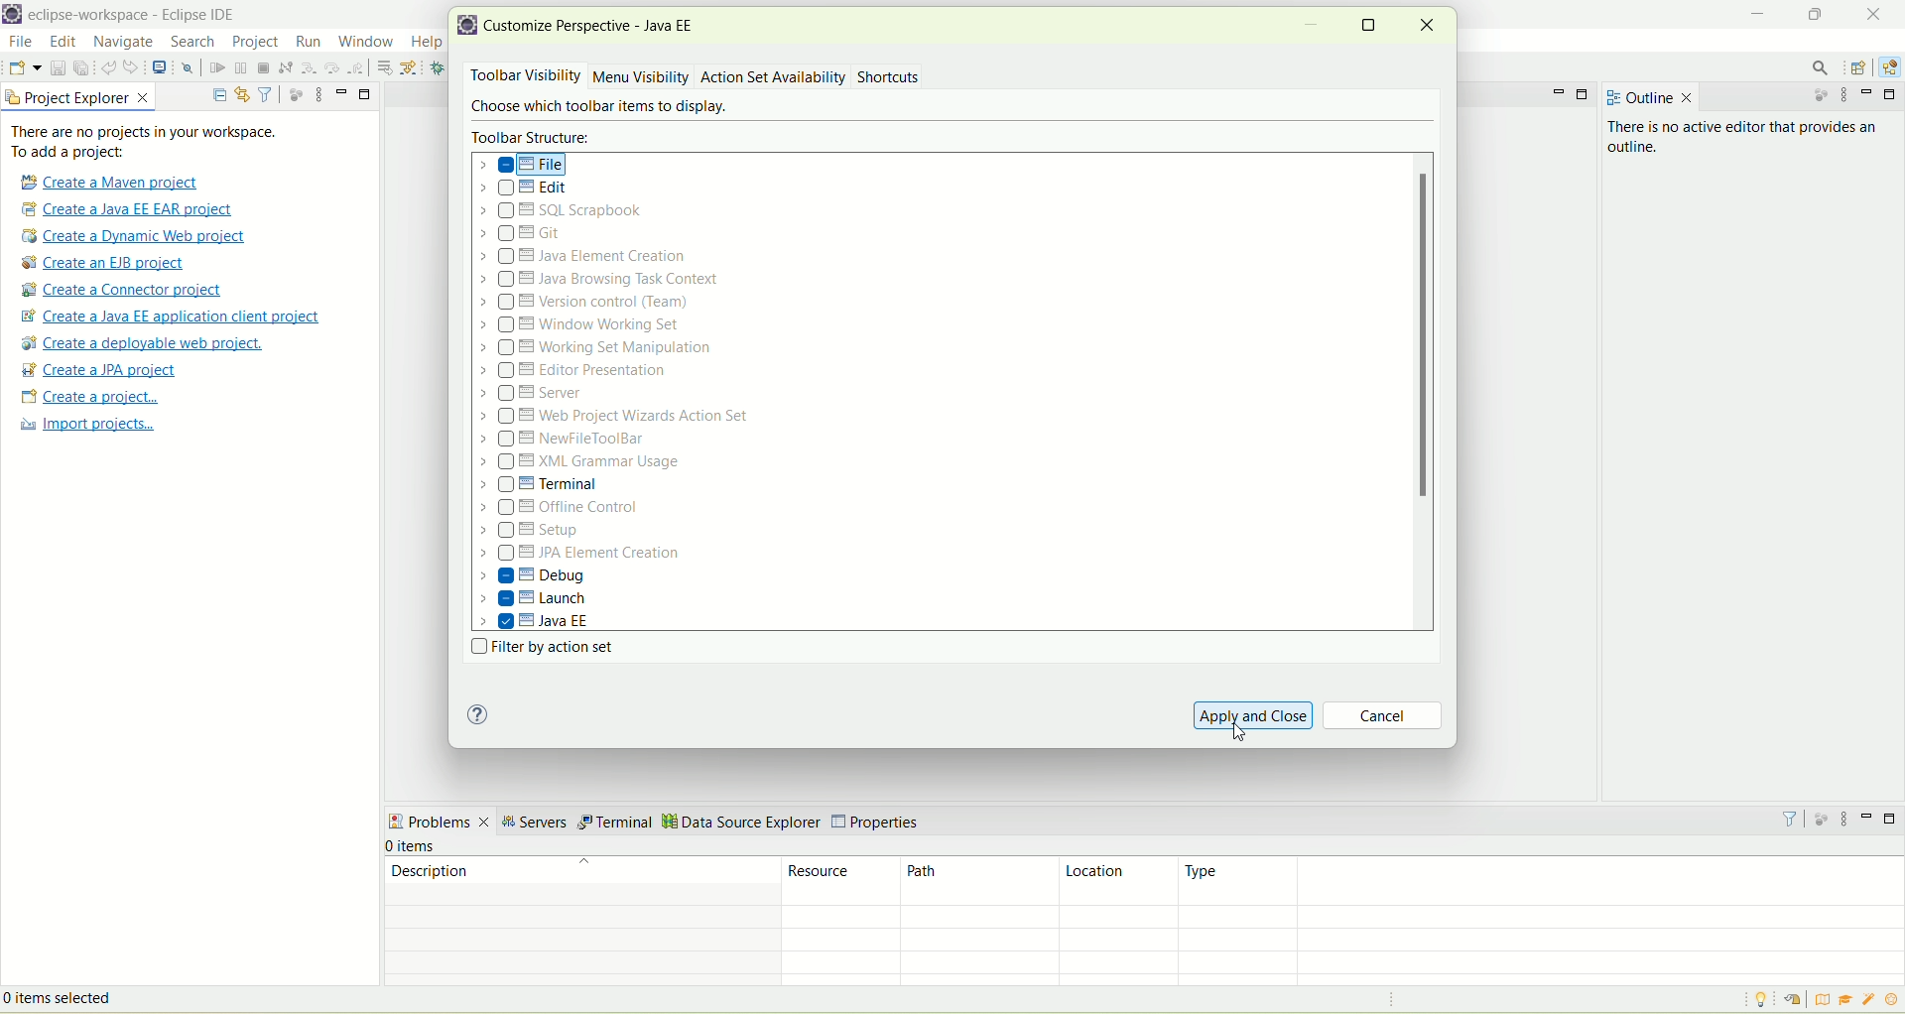 The height and width of the screenshot is (1014, 1905). I want to click on restore welcome, so click(1800, 1001).